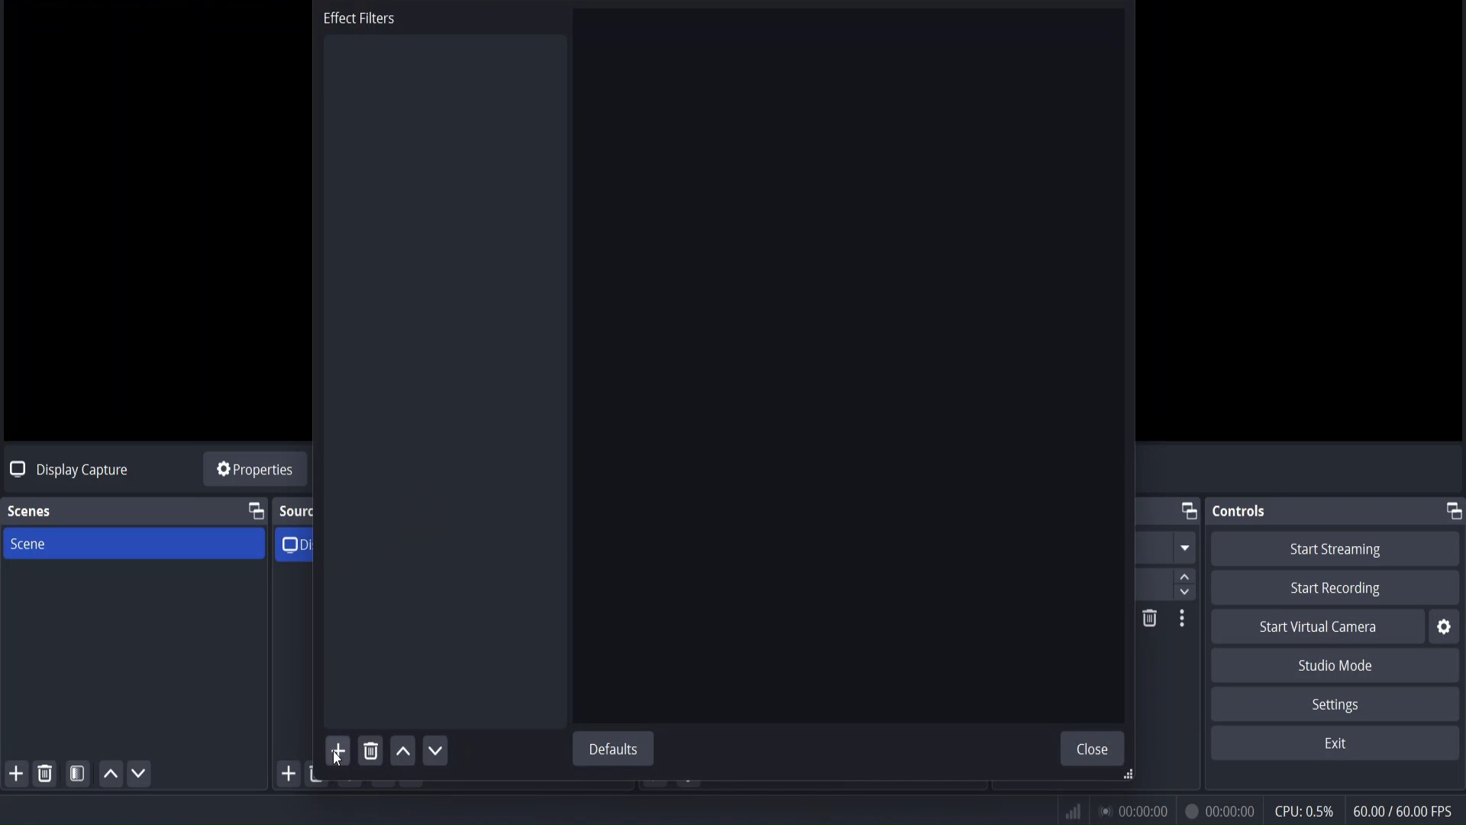 This screenshot has height=825, width=1466. I want to click on status, so click(1130, 808).